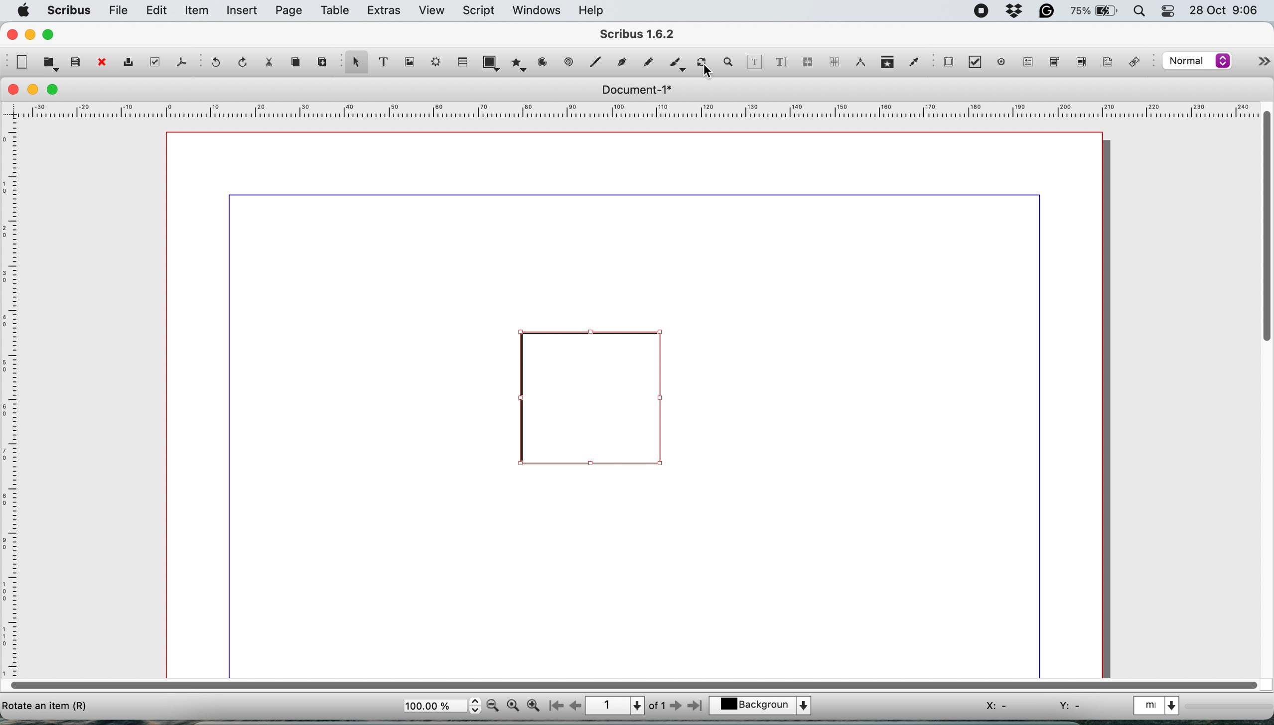  What do you see at coordinates (1162, 708) in the screenshot?
I see `select the current unit` at bounding box center [1162, 708].